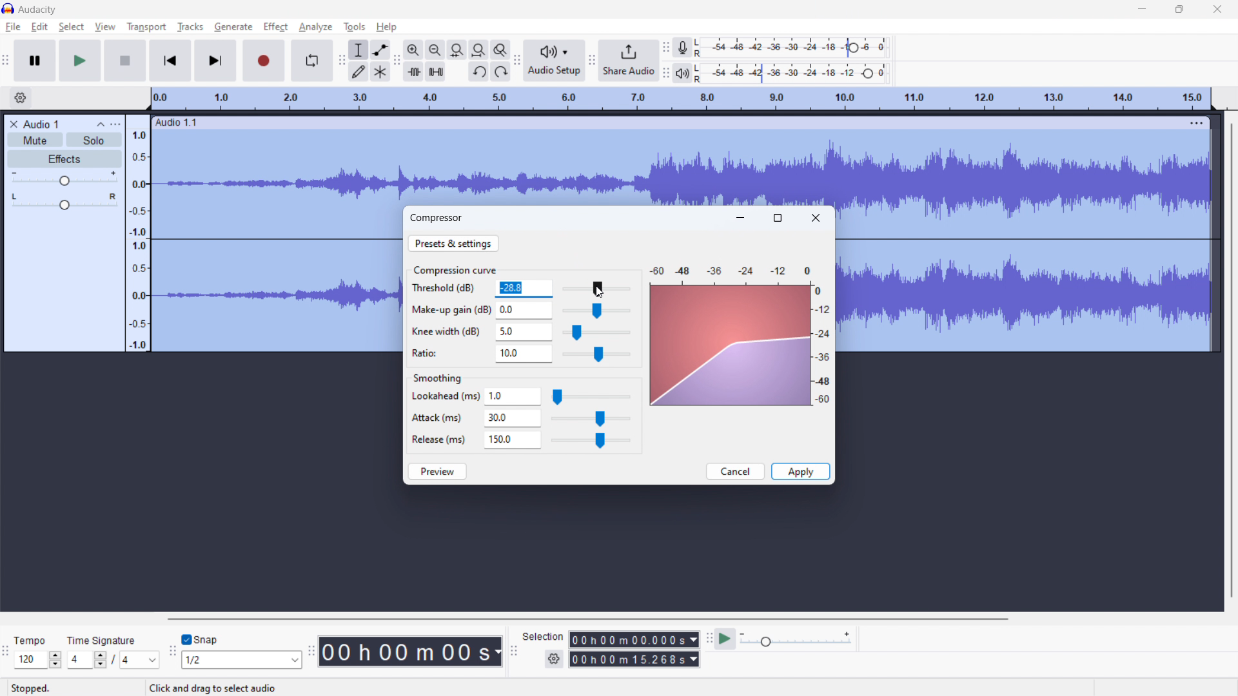 The image size is (1238, 696). Describe the element at coordinates (311, 653) in the screenshot. I see `time toolbar` at that location.